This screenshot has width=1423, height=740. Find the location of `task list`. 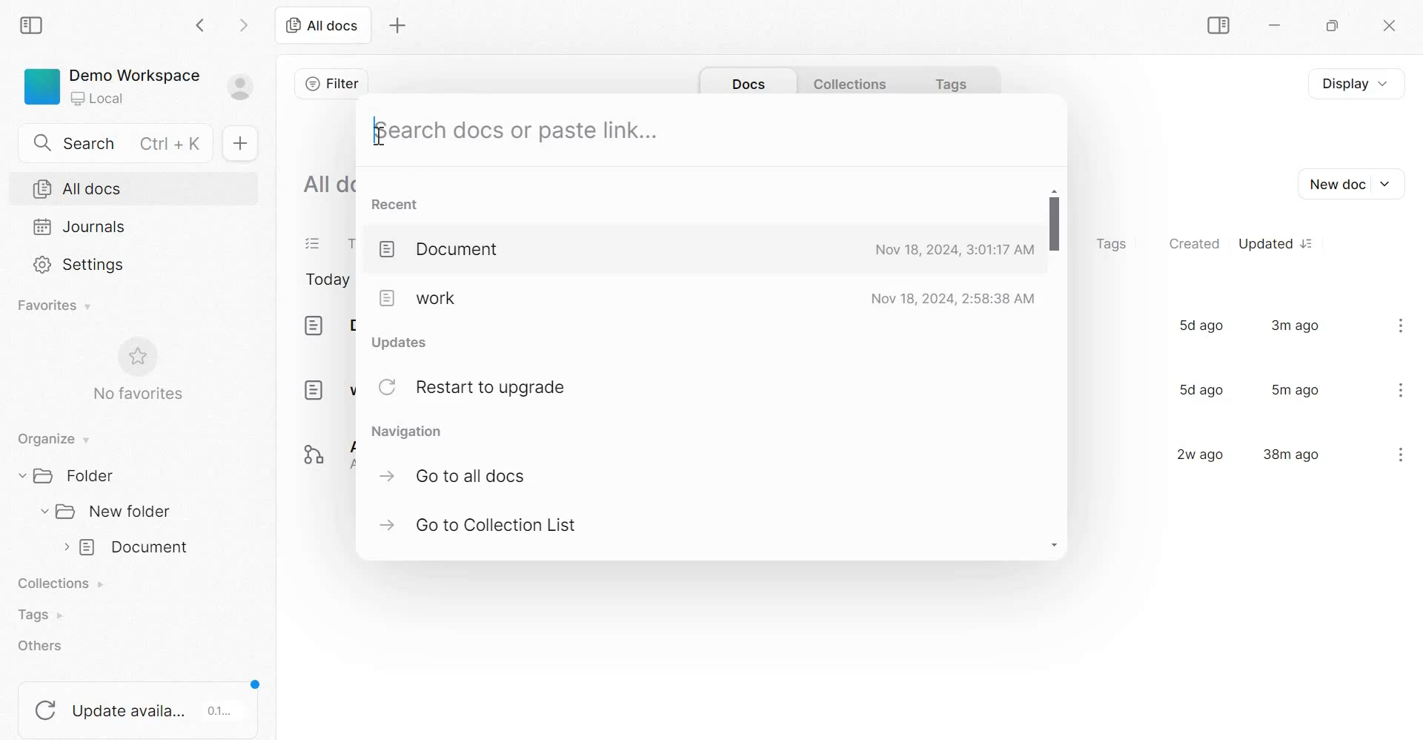

task list is located at coordinates (314, 245).